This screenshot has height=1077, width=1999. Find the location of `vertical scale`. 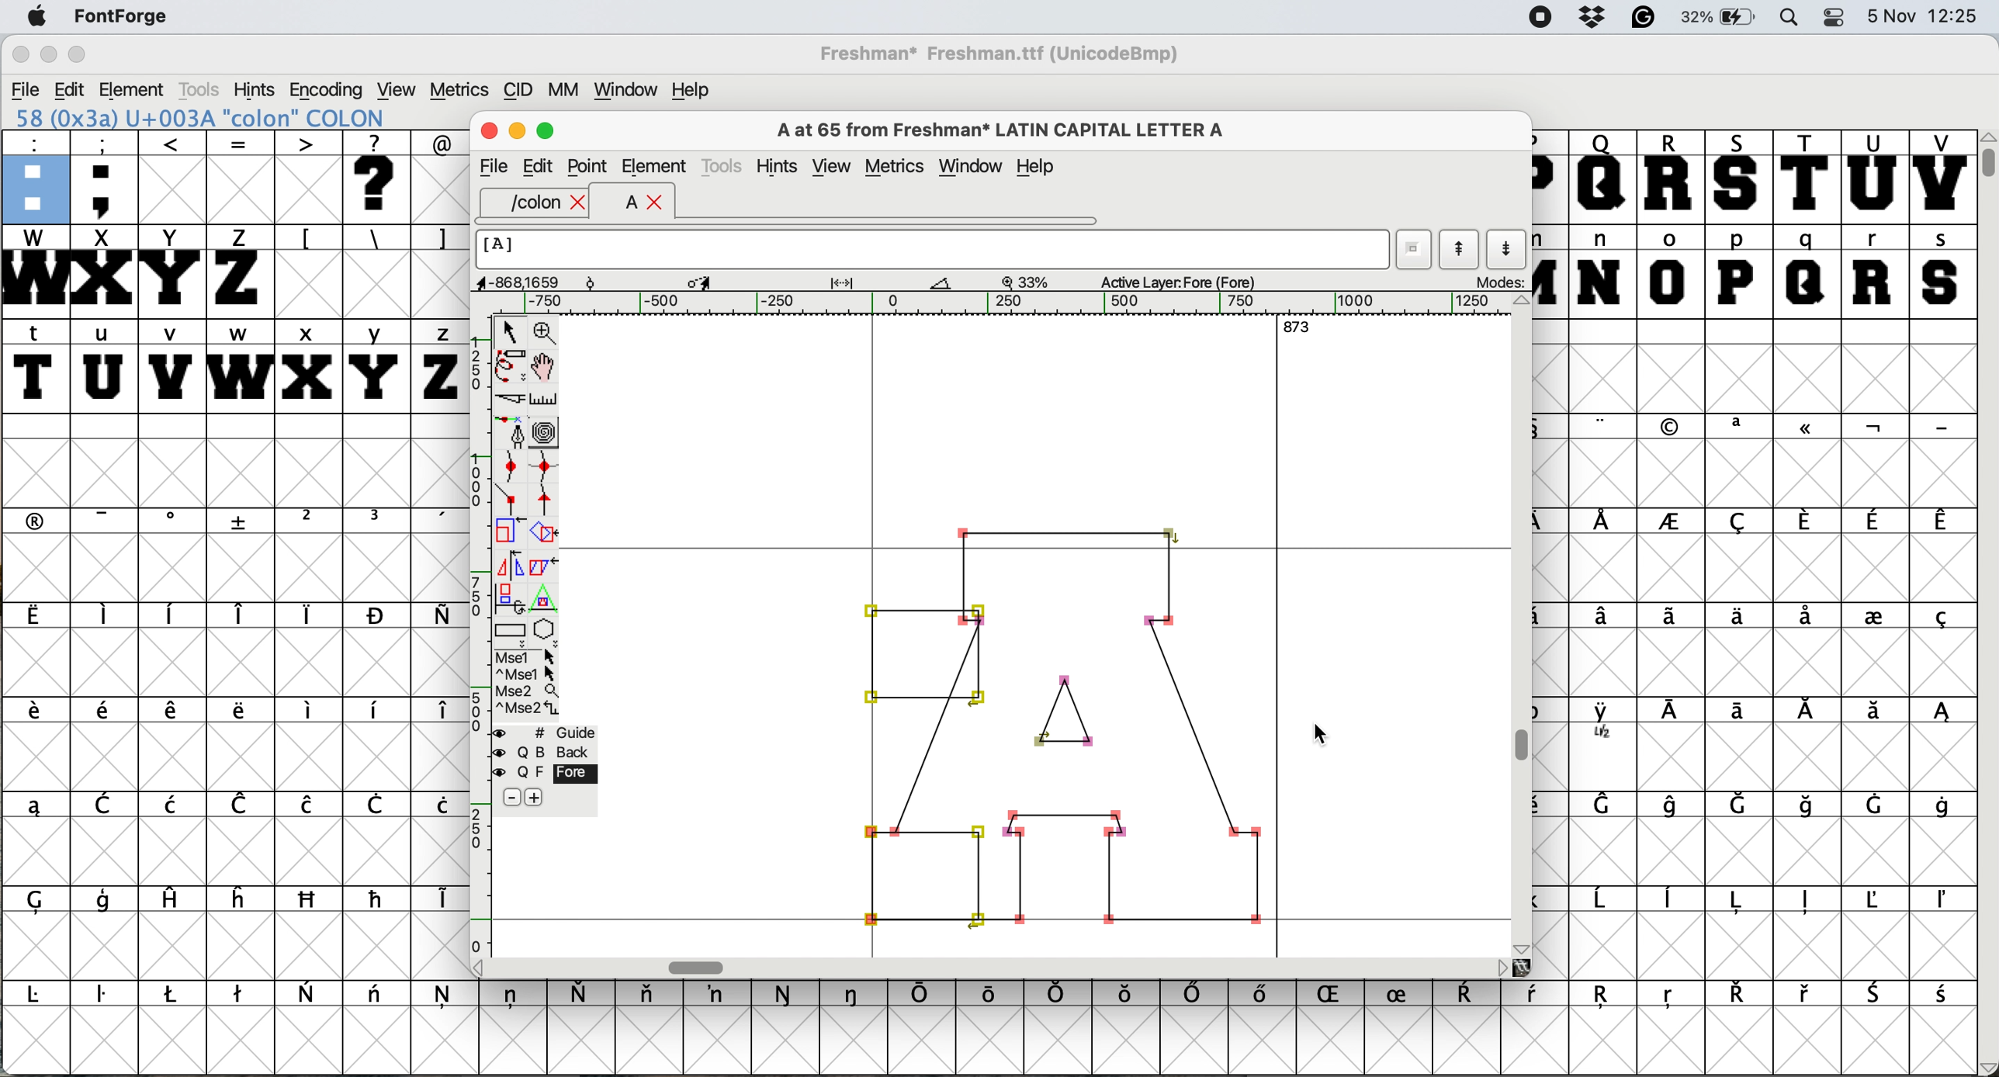

vertical scale is located at coordinates (474, 641).